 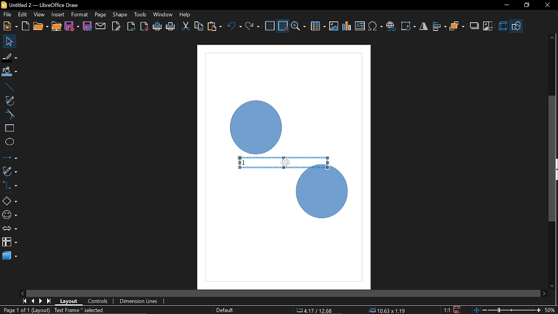 What do you see at coordinates (10, 158) in the screenshot?
I see `Lines and arrows` at bounding box center [10, 158].